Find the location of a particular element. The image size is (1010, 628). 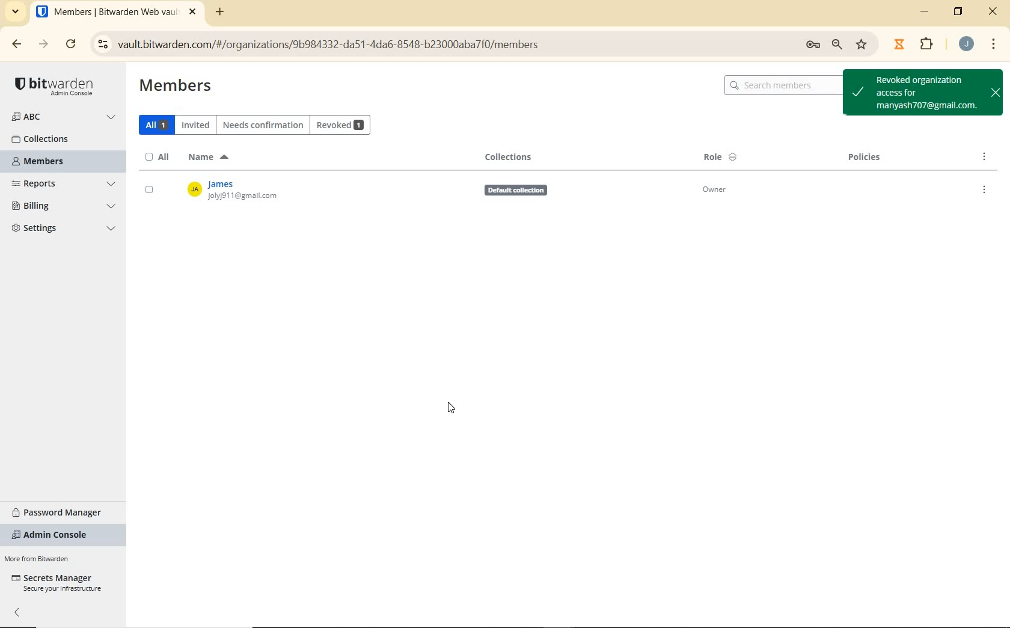

ADDRESS BAR is located at coordinates (483, 43).